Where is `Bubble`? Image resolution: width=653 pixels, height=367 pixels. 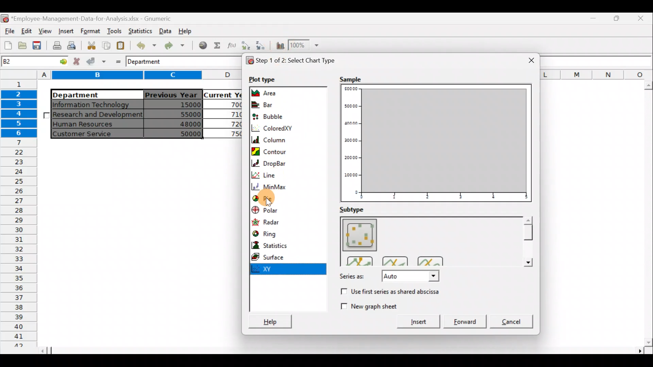 Bubble is located at coordinates (275, 115).